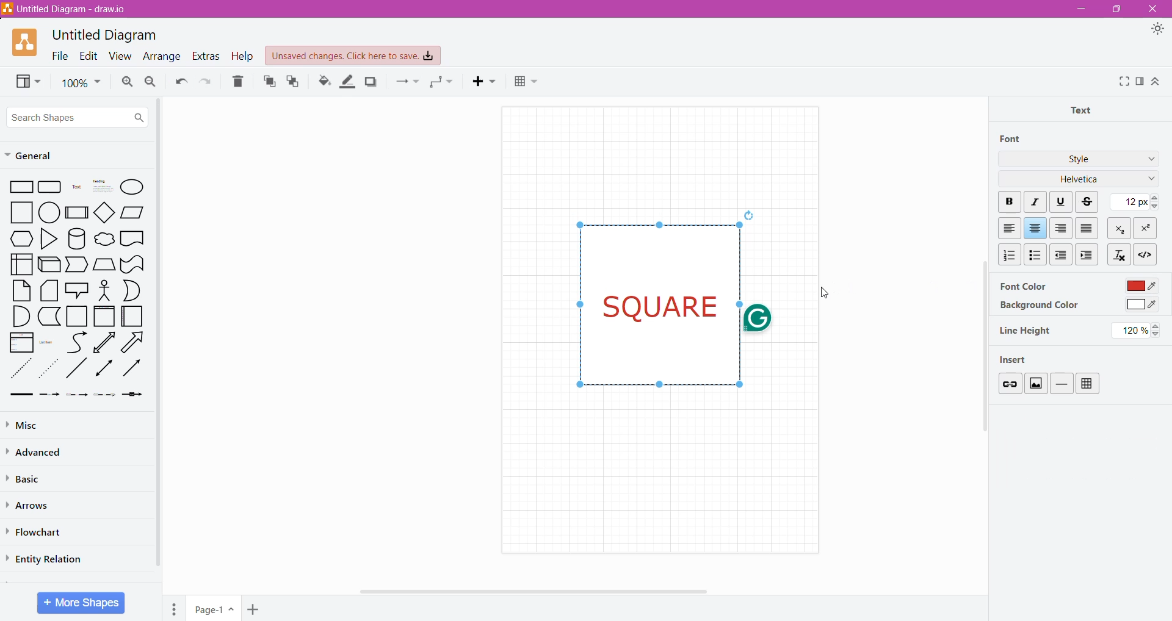 This screenshot has width=1172, height=621. I want to click on Strikethrough, so click(1088, 202).